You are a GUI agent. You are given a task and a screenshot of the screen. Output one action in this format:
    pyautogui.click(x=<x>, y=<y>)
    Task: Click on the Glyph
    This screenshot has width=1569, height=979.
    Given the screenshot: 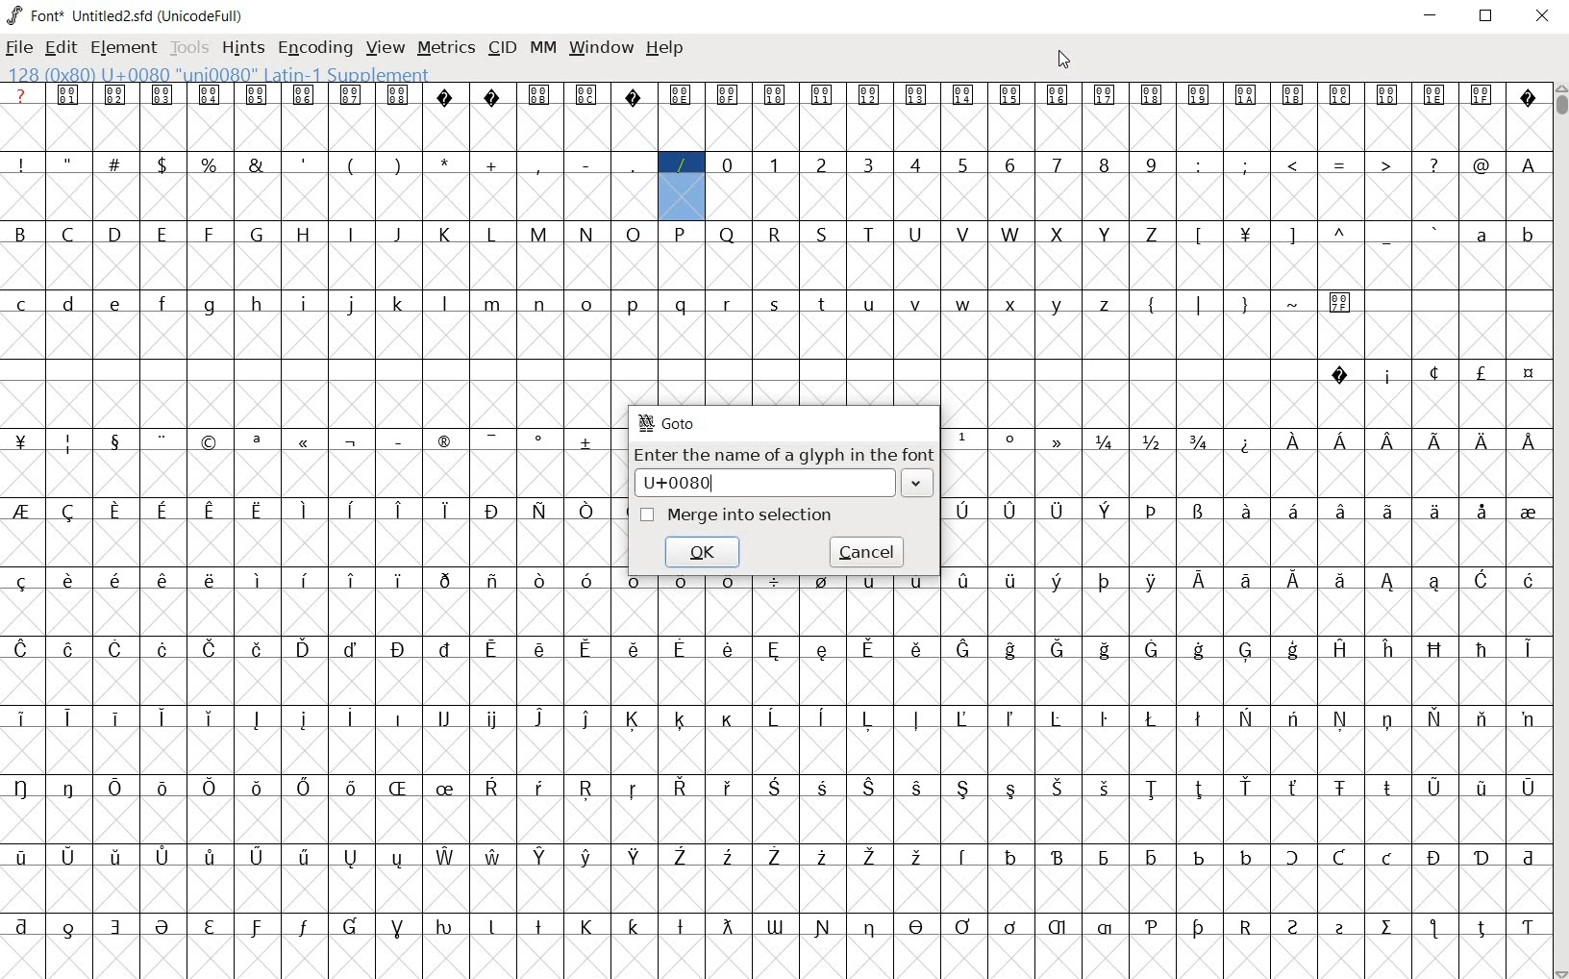 What is the action you would take?
    pyautogui.click(x=21, y=94)
    